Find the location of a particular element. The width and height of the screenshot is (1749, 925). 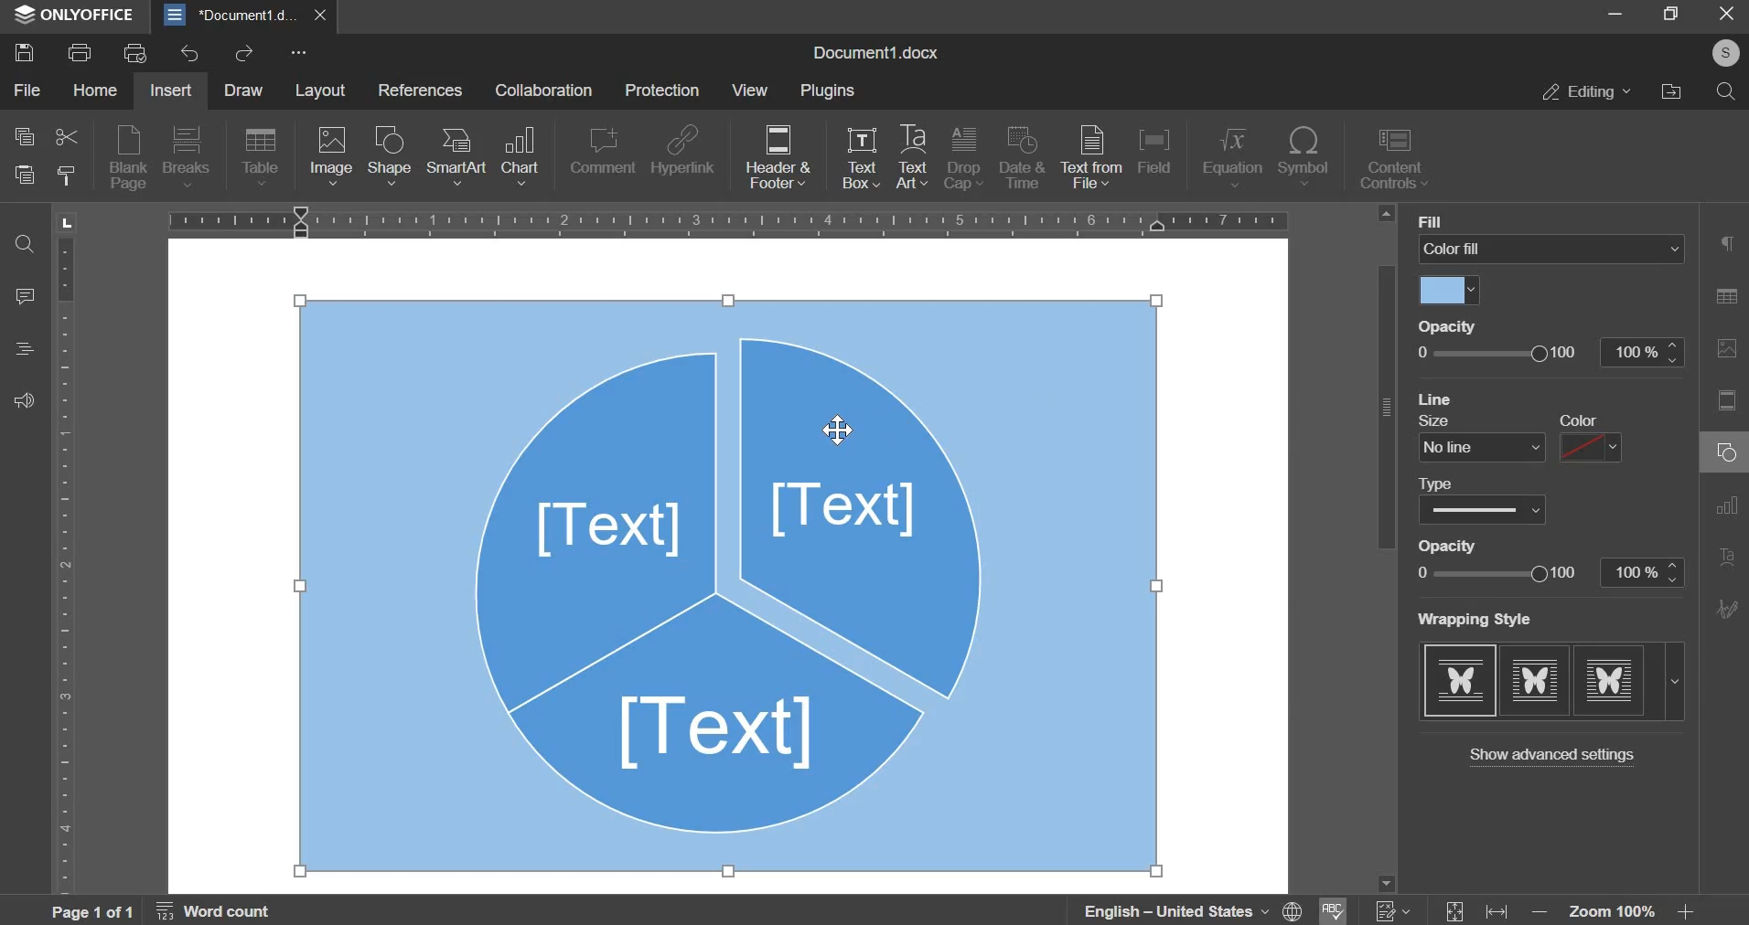

text from file is located at coordinates (1091, 157).